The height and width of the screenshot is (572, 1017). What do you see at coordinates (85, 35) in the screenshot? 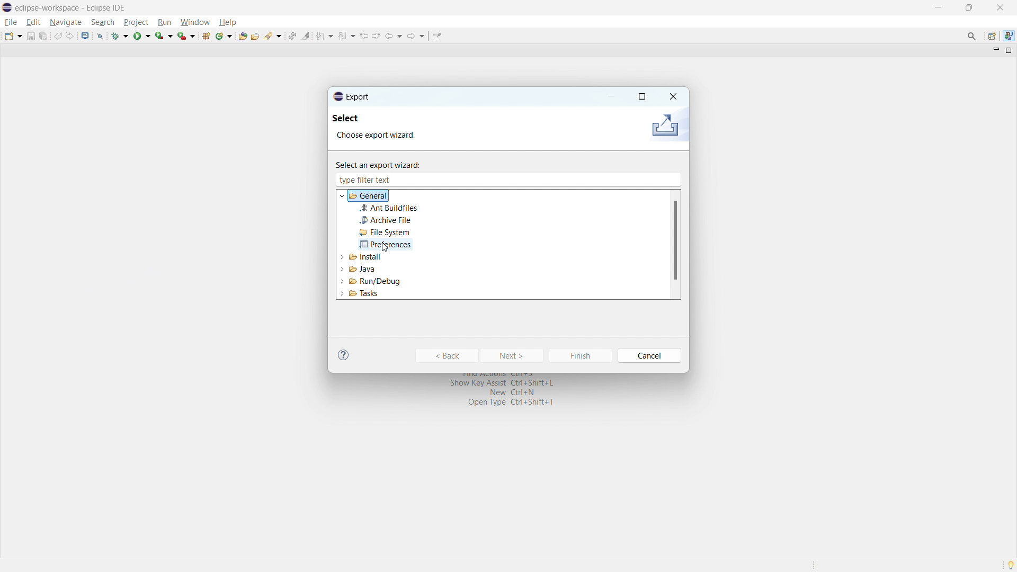
I see `open console` at bounding box center [85, 35].